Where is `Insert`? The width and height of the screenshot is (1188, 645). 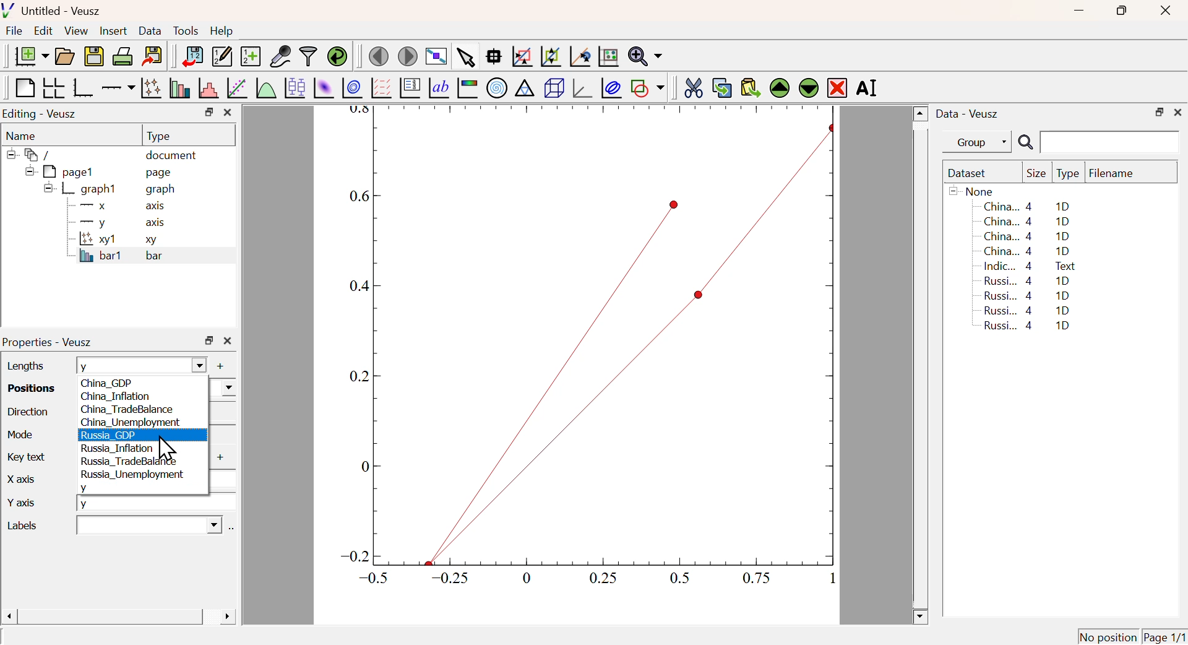 Insert is located at coordinates (112, 32).